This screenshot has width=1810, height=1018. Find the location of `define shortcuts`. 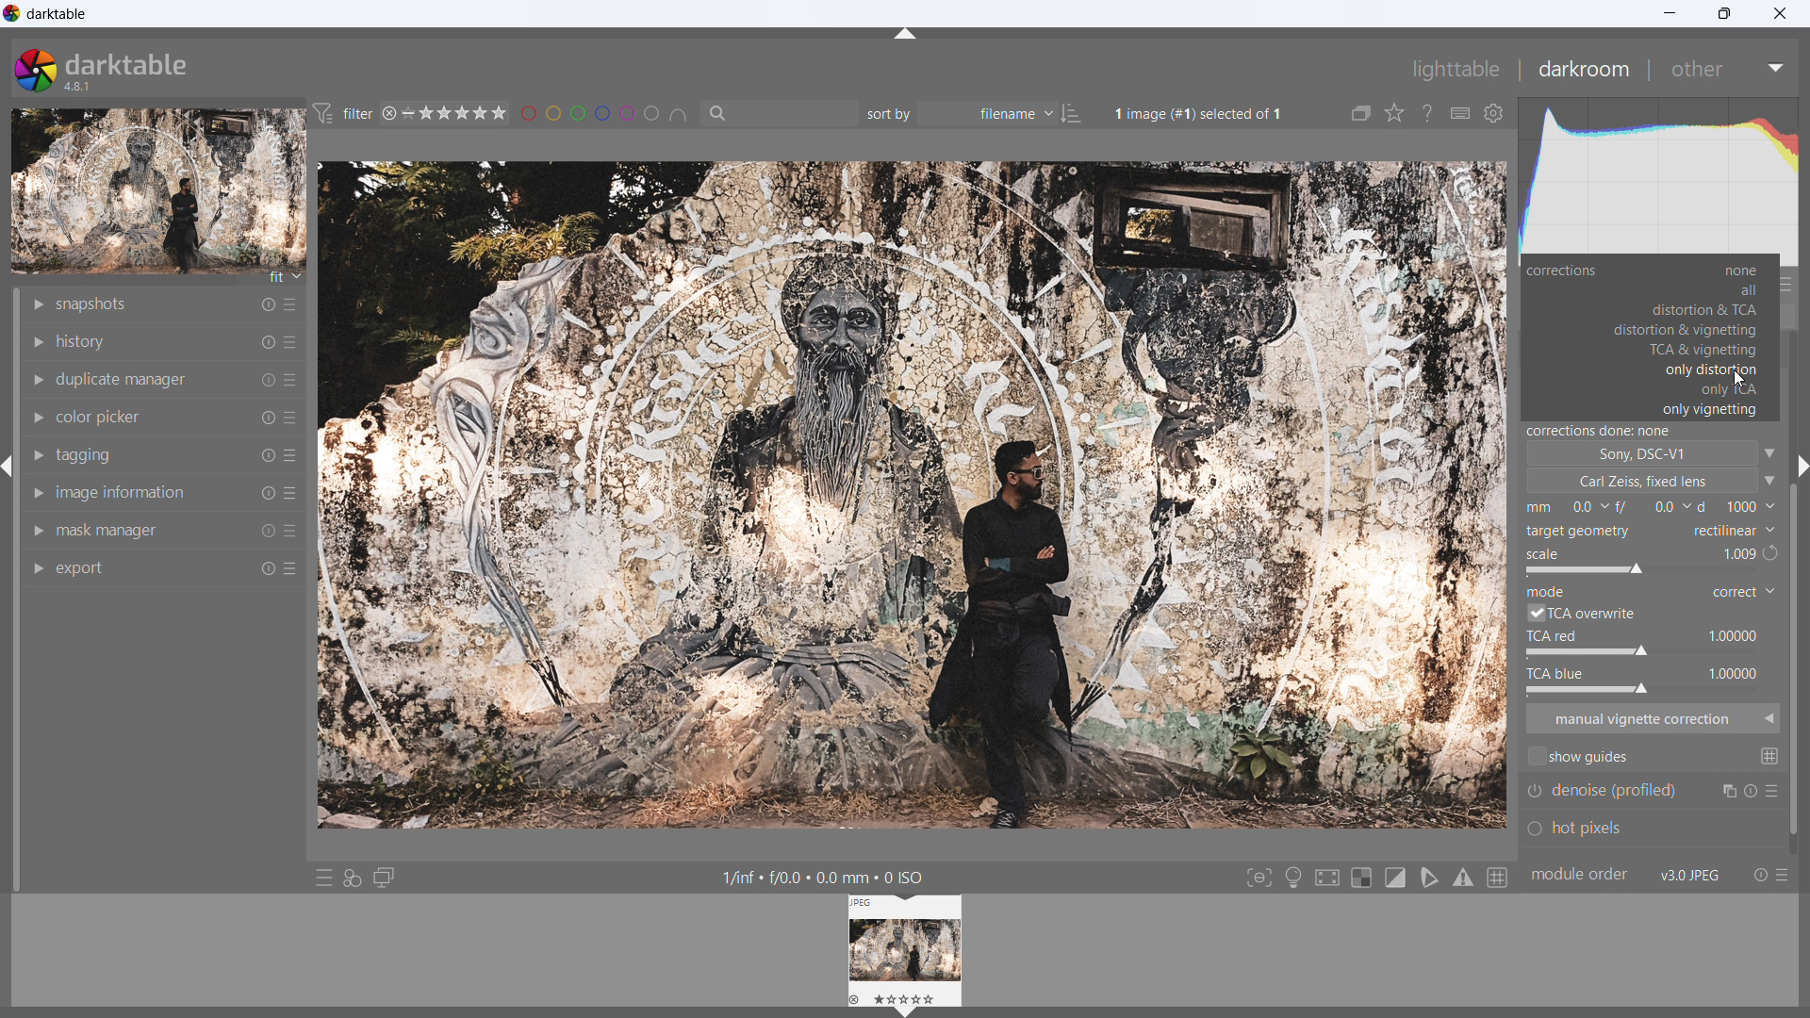

define shortcuts is located at coordinates (1460, 113).